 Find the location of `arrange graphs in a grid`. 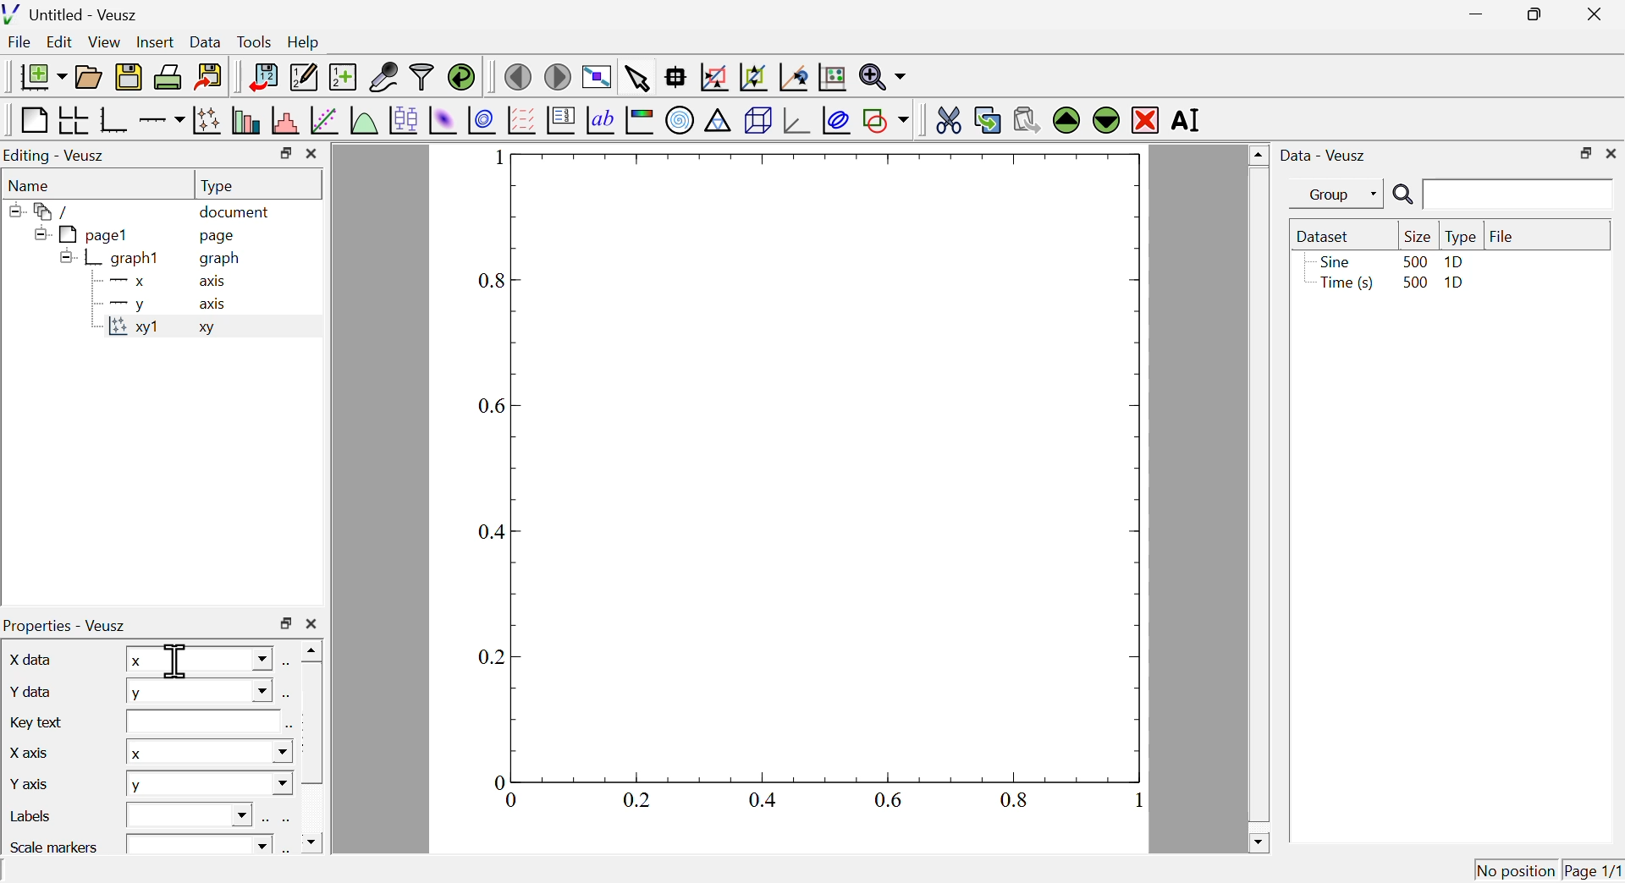

arrange graphs in a grid is located at coordinates (73, 121).